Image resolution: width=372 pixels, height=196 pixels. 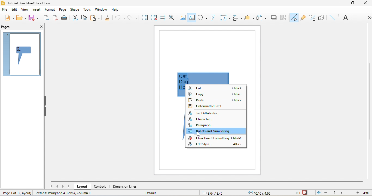 I want to click on textedit paragraph4, row 4, column 1, so click(x=69, y=194).